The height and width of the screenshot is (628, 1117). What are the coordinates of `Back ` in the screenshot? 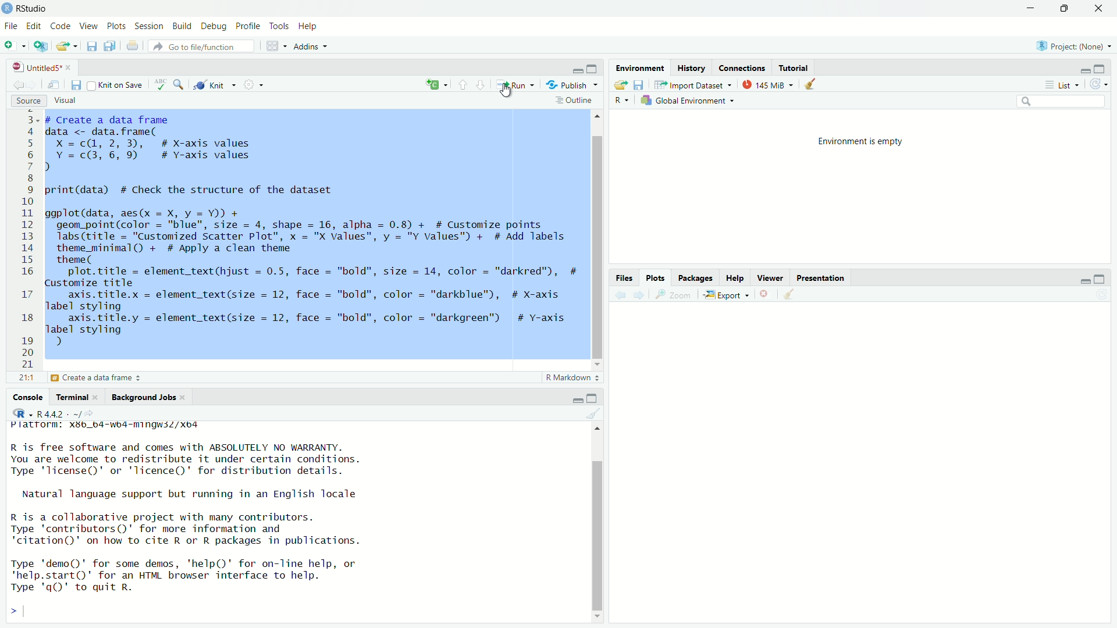 It's located at (620, 295).